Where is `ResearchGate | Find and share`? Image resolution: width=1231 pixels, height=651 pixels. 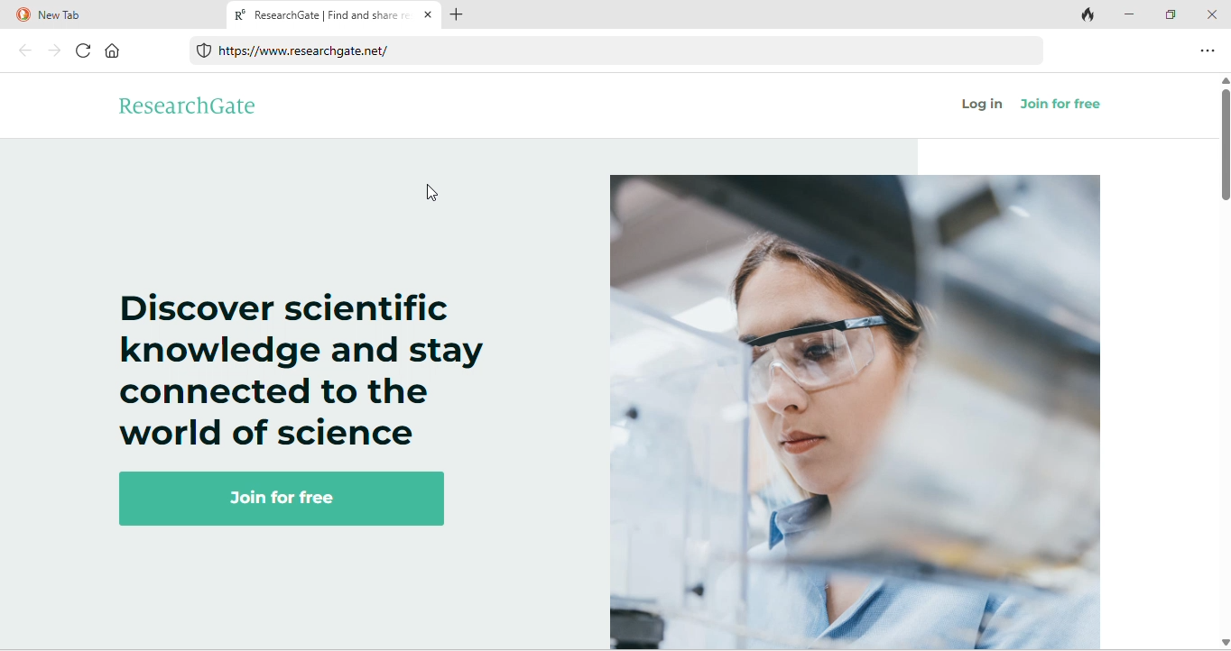
ResearchGate | Find and share is located at coordinates (319, 17).